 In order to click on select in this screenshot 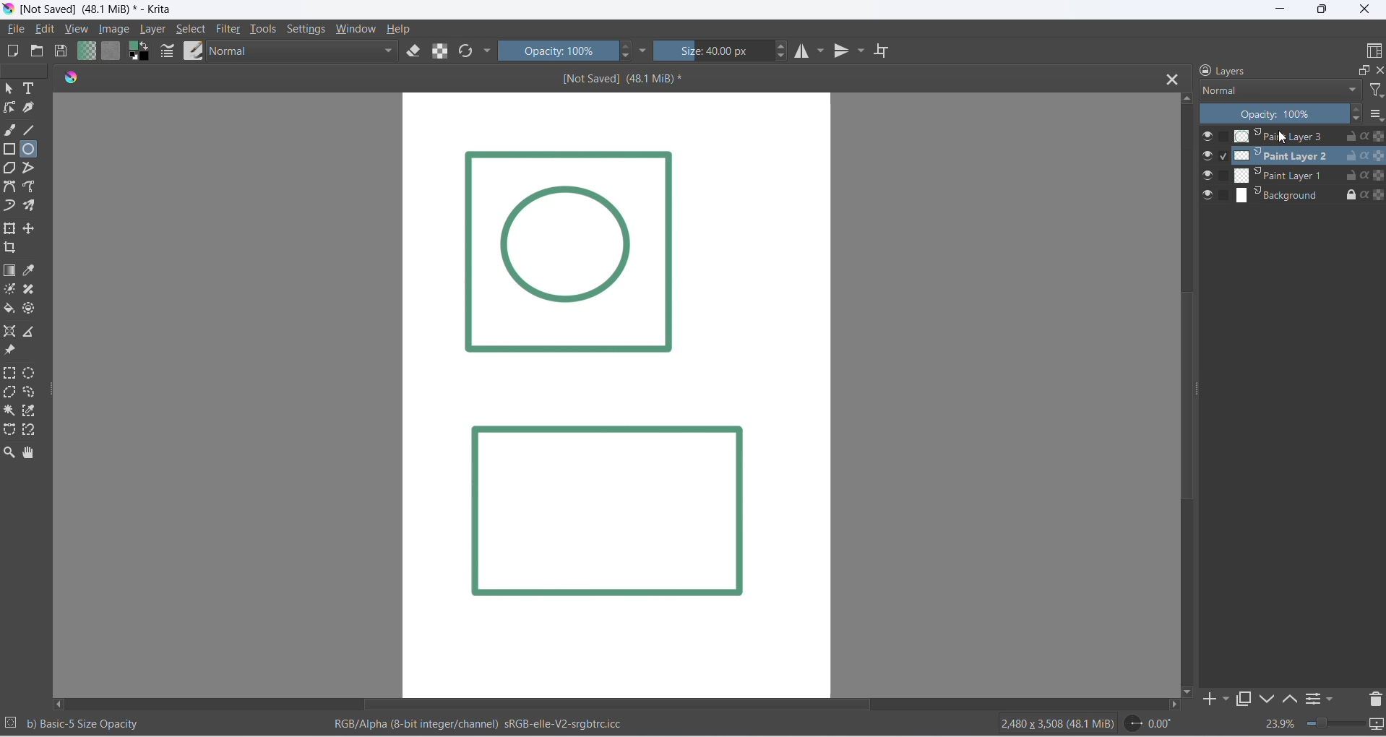, I will do `click(10, 89)`.